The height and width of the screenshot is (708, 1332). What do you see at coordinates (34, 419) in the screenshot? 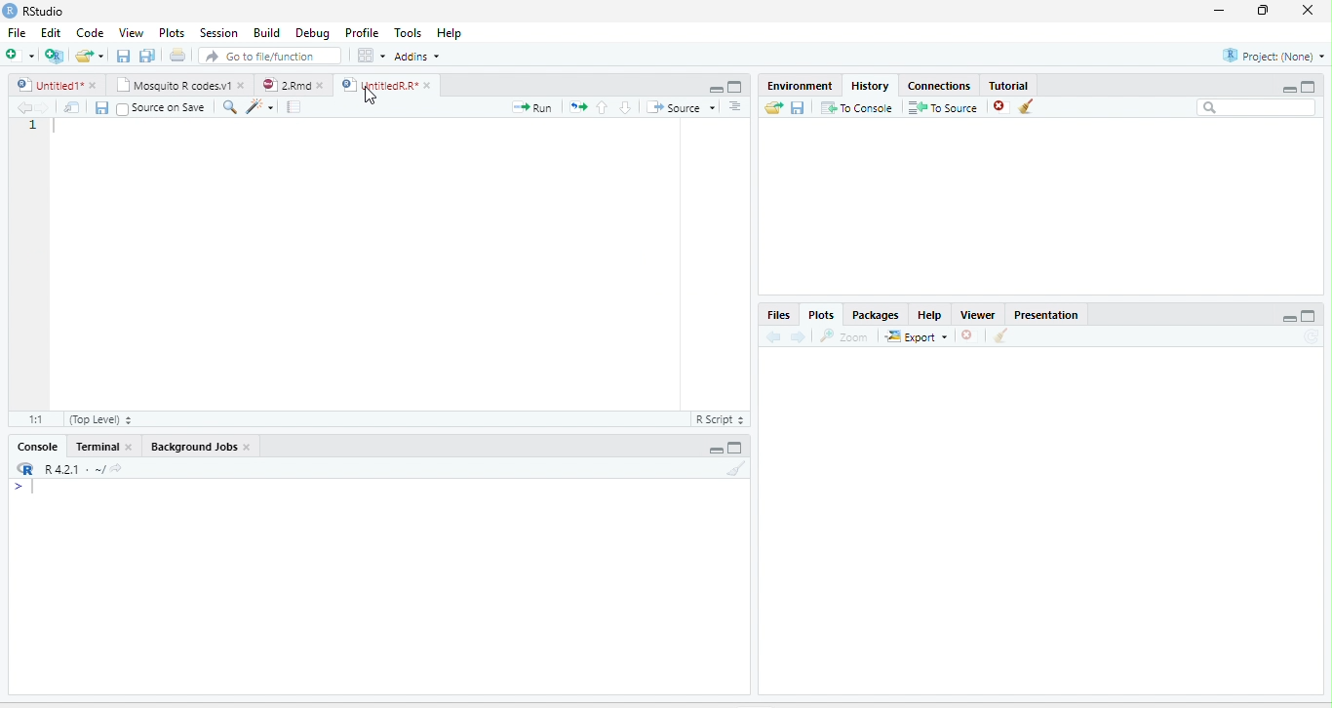
I see `1:1` at bounding box center [34, 419].